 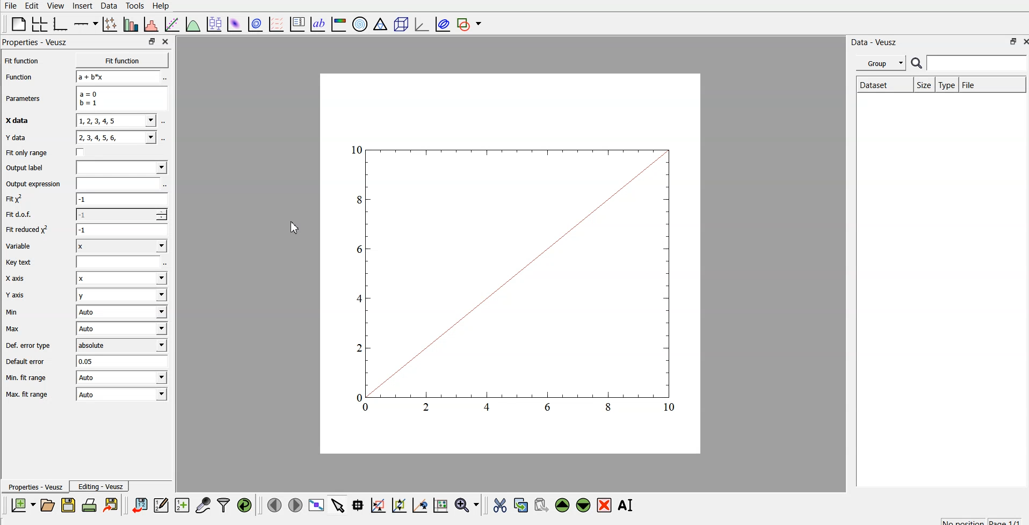 I want to click on Max, so click(x=26, y=329).